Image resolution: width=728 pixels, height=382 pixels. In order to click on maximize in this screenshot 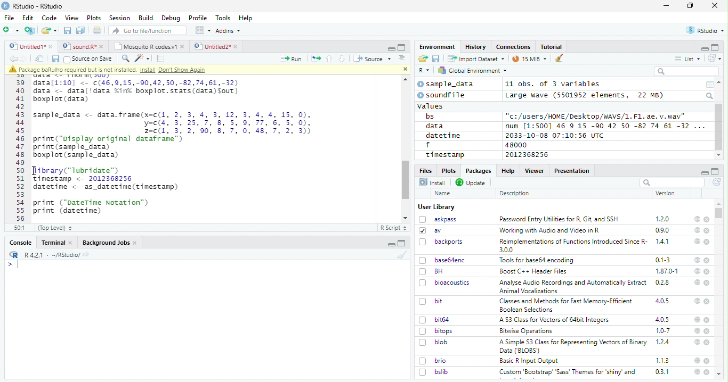, I will do `click(690, 6)`.